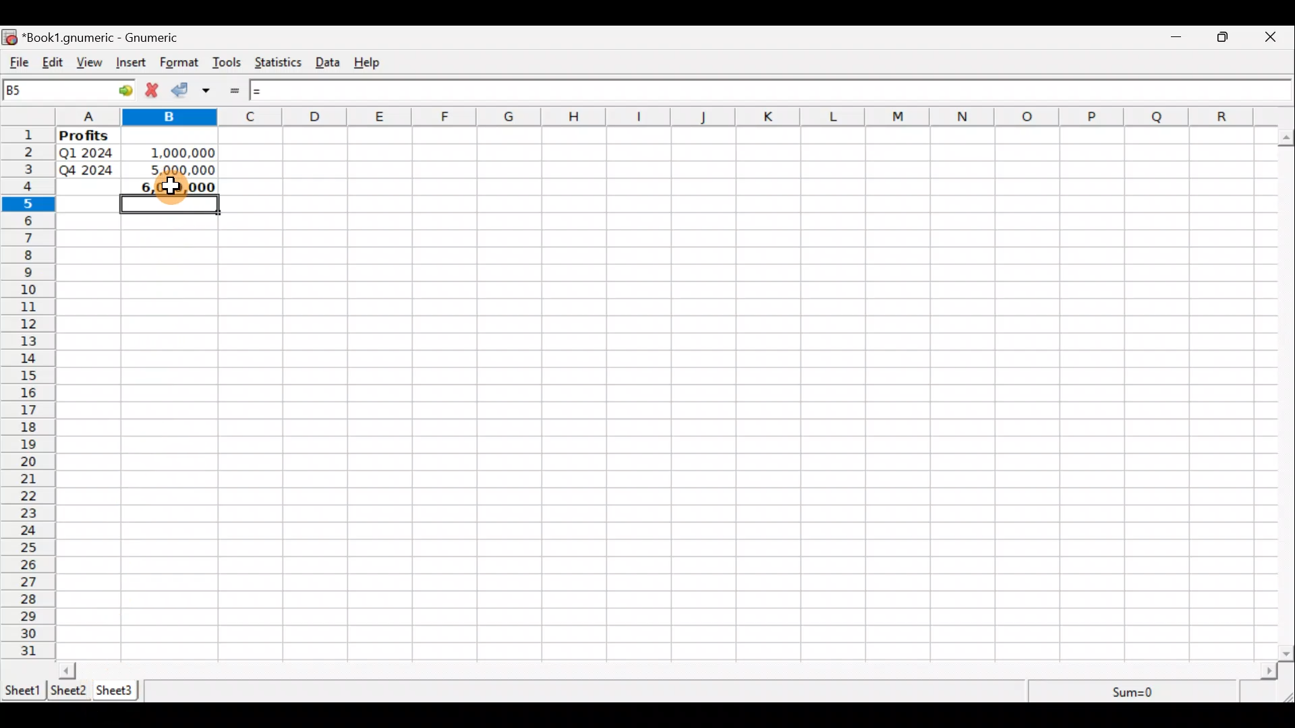  Describe the element at coordinates (88, 170) in the screenshot. I see `Q4 2024` at that location.